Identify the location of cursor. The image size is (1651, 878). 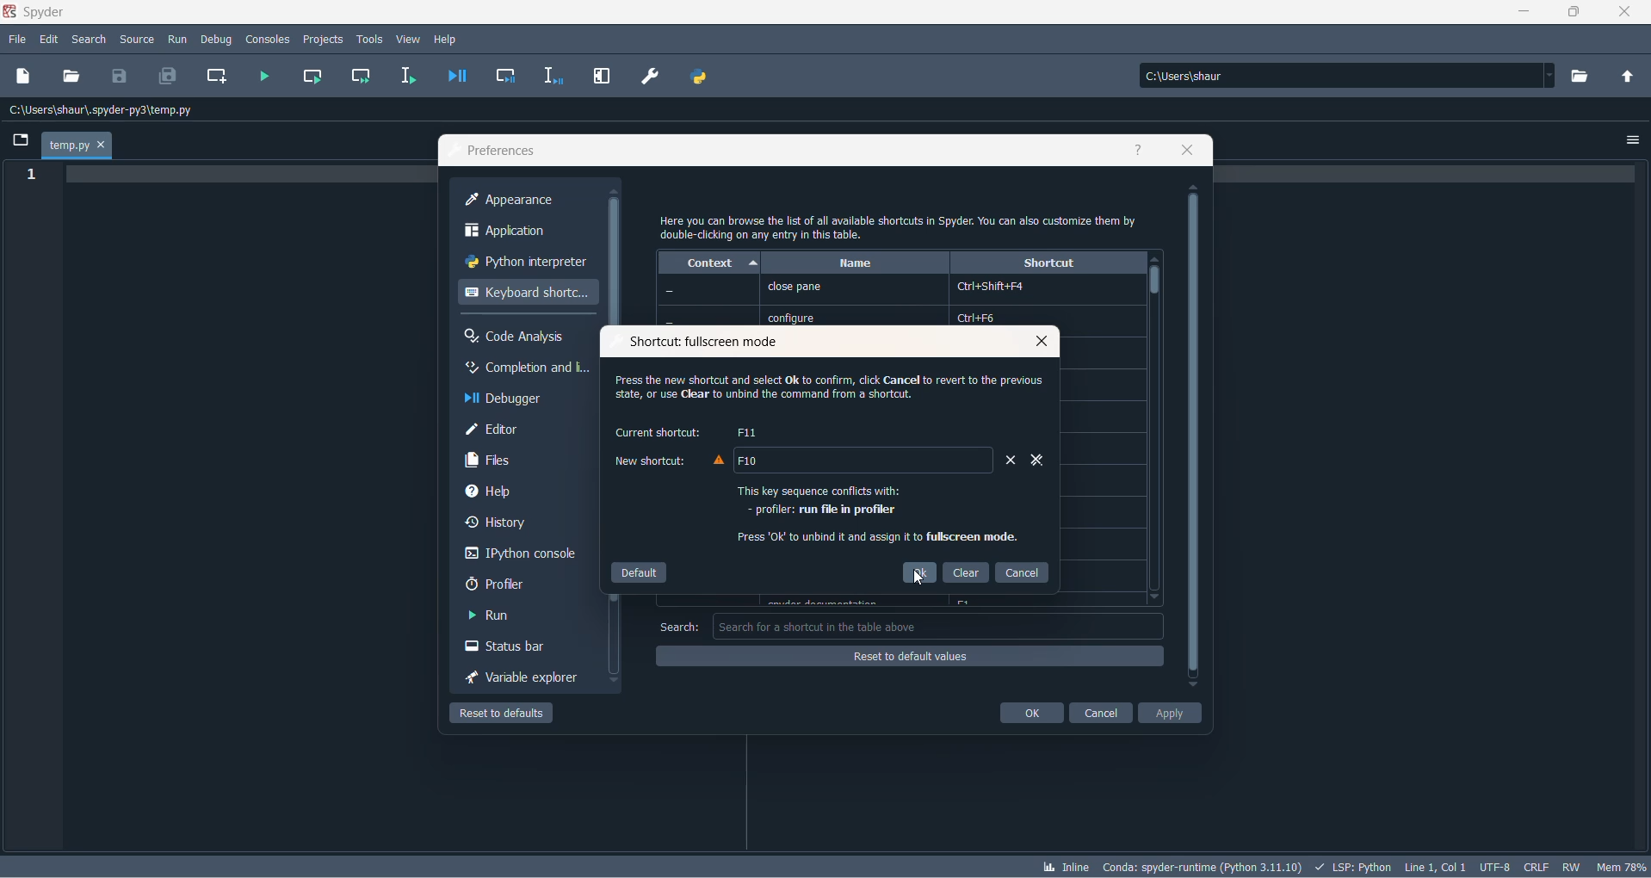
(979, 356).